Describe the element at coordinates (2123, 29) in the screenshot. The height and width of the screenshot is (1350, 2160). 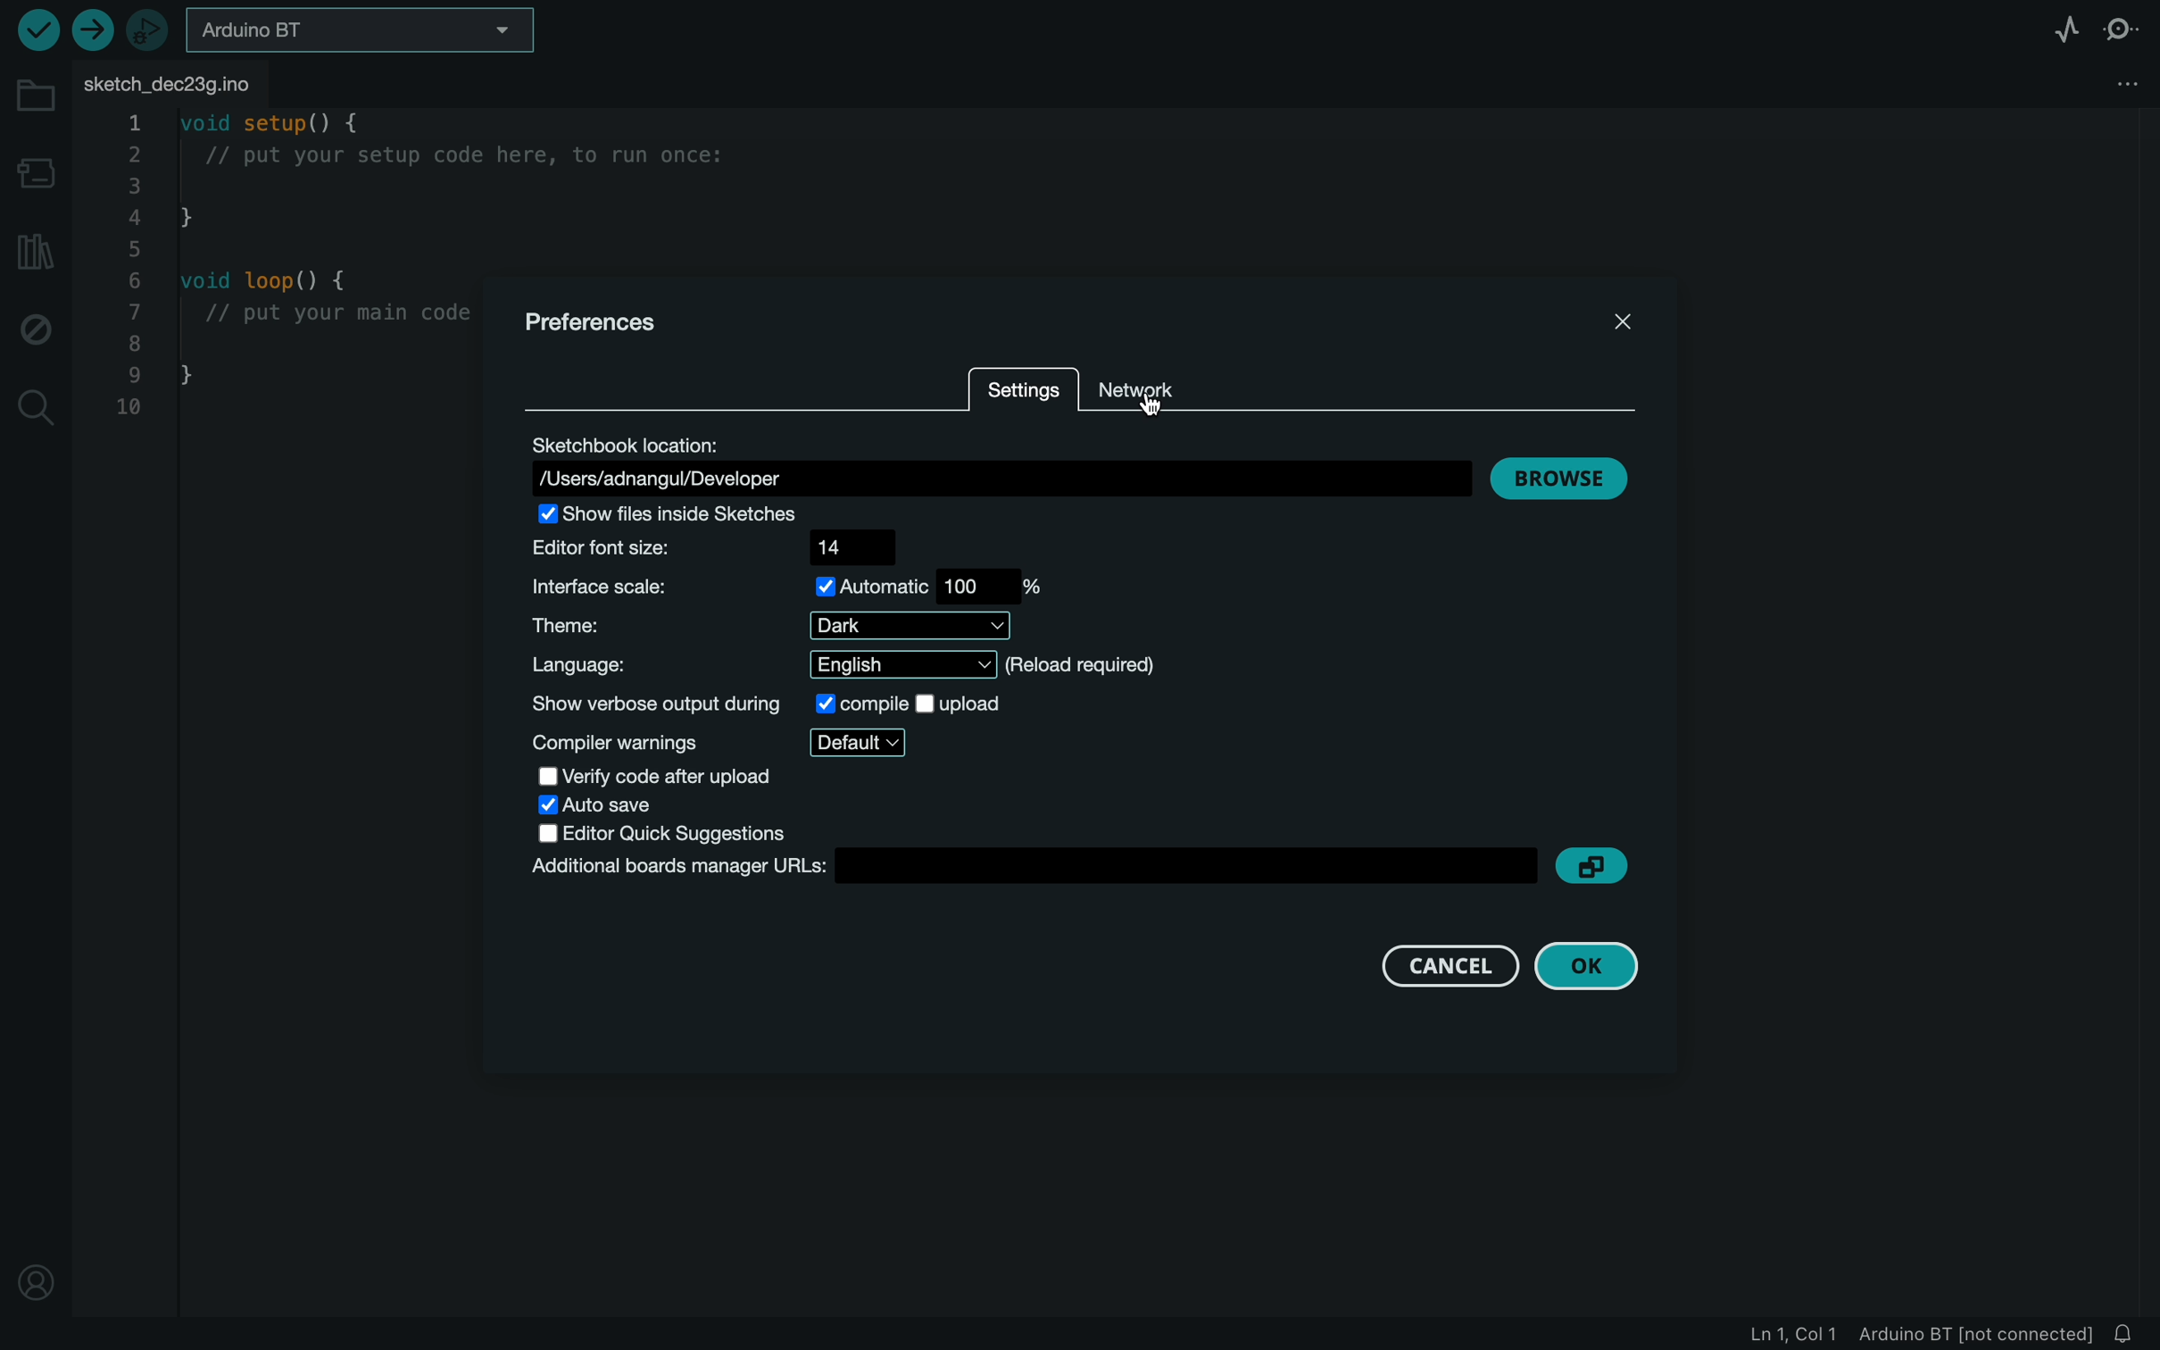
I see `serial monitor` at that location.